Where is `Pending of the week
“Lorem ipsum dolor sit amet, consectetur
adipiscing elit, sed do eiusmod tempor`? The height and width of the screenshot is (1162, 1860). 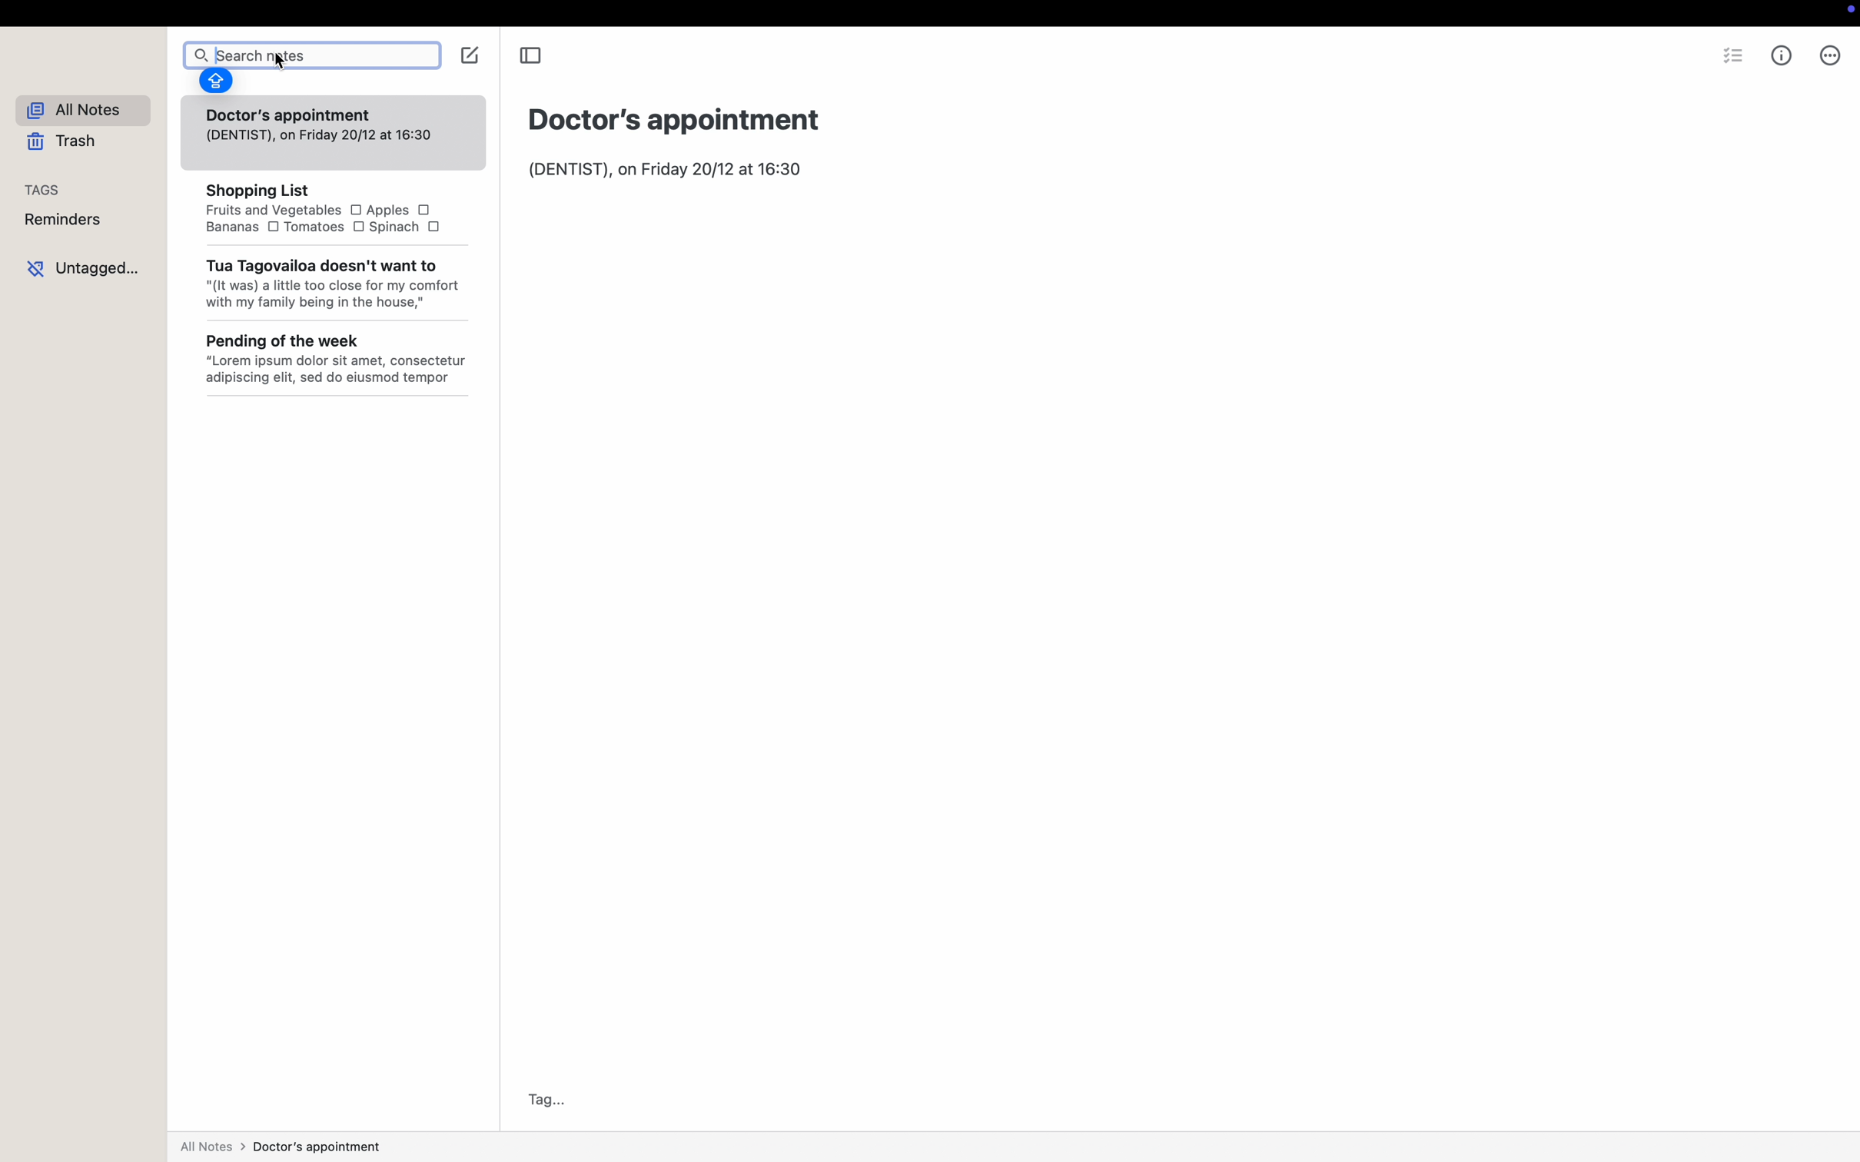 Pending of the week
“Lorem ipsum dolor sit amet, consectetur
adipiscing elit, sed do eiusmod tempor is located at coordinates (337, 362).